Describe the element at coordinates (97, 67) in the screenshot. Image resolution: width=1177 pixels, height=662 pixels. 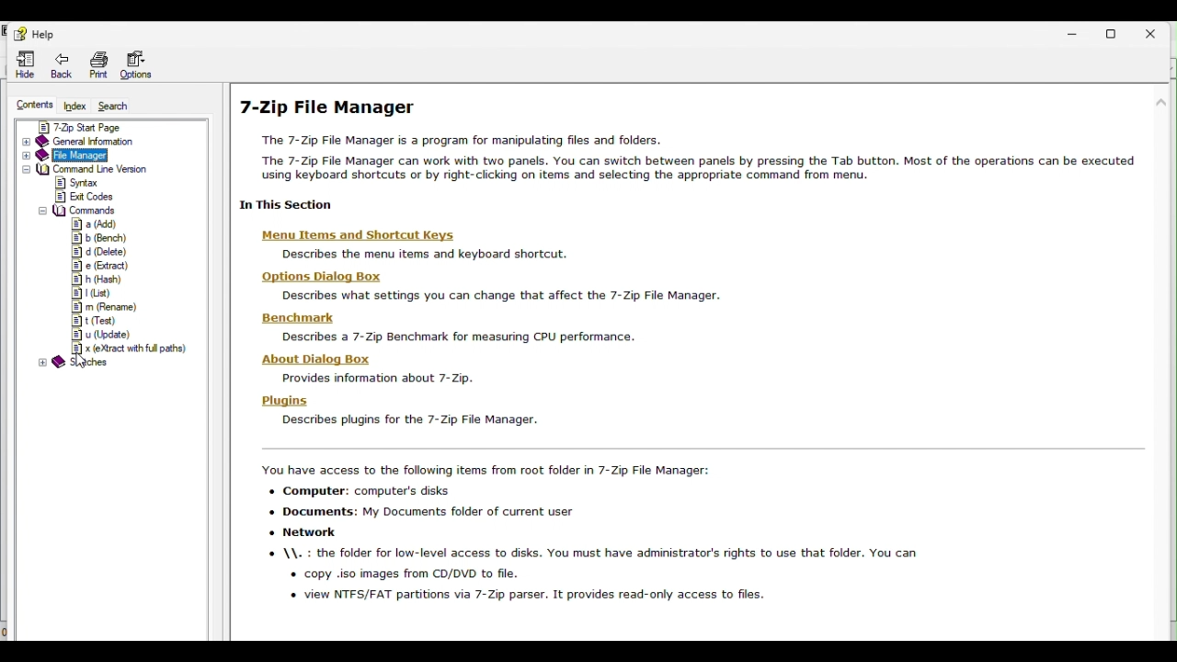
I see `Print` at that location.